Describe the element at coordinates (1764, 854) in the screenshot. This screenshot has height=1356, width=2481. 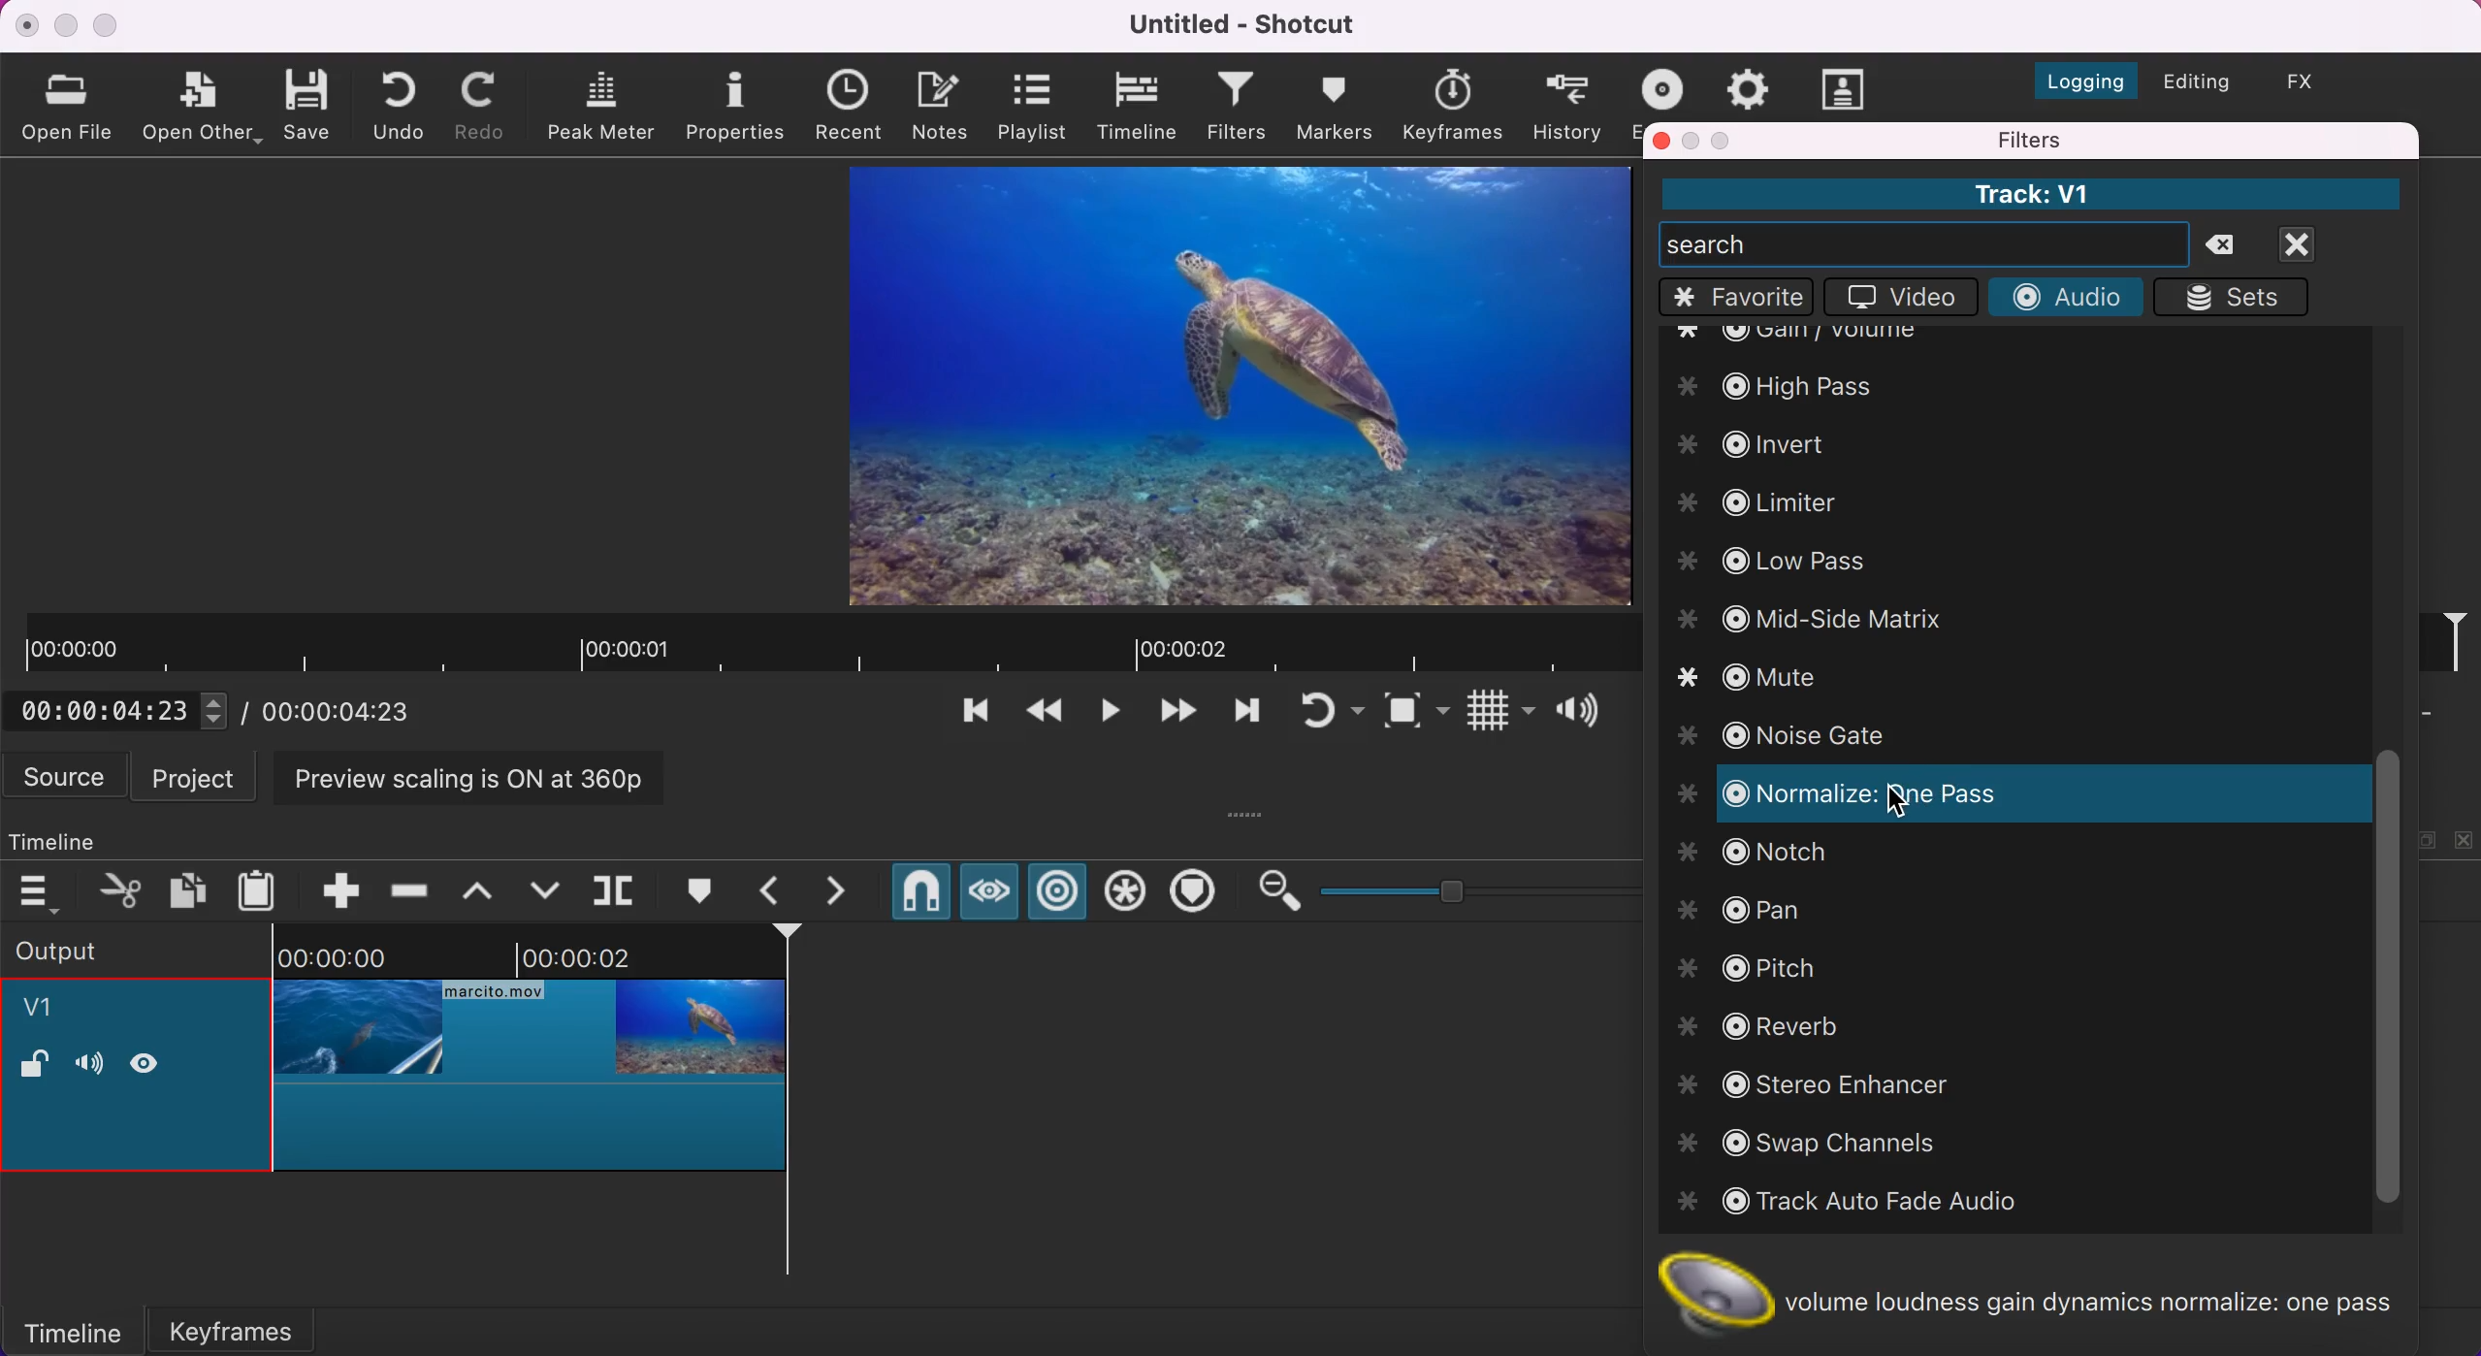
I see `notch` at that location.